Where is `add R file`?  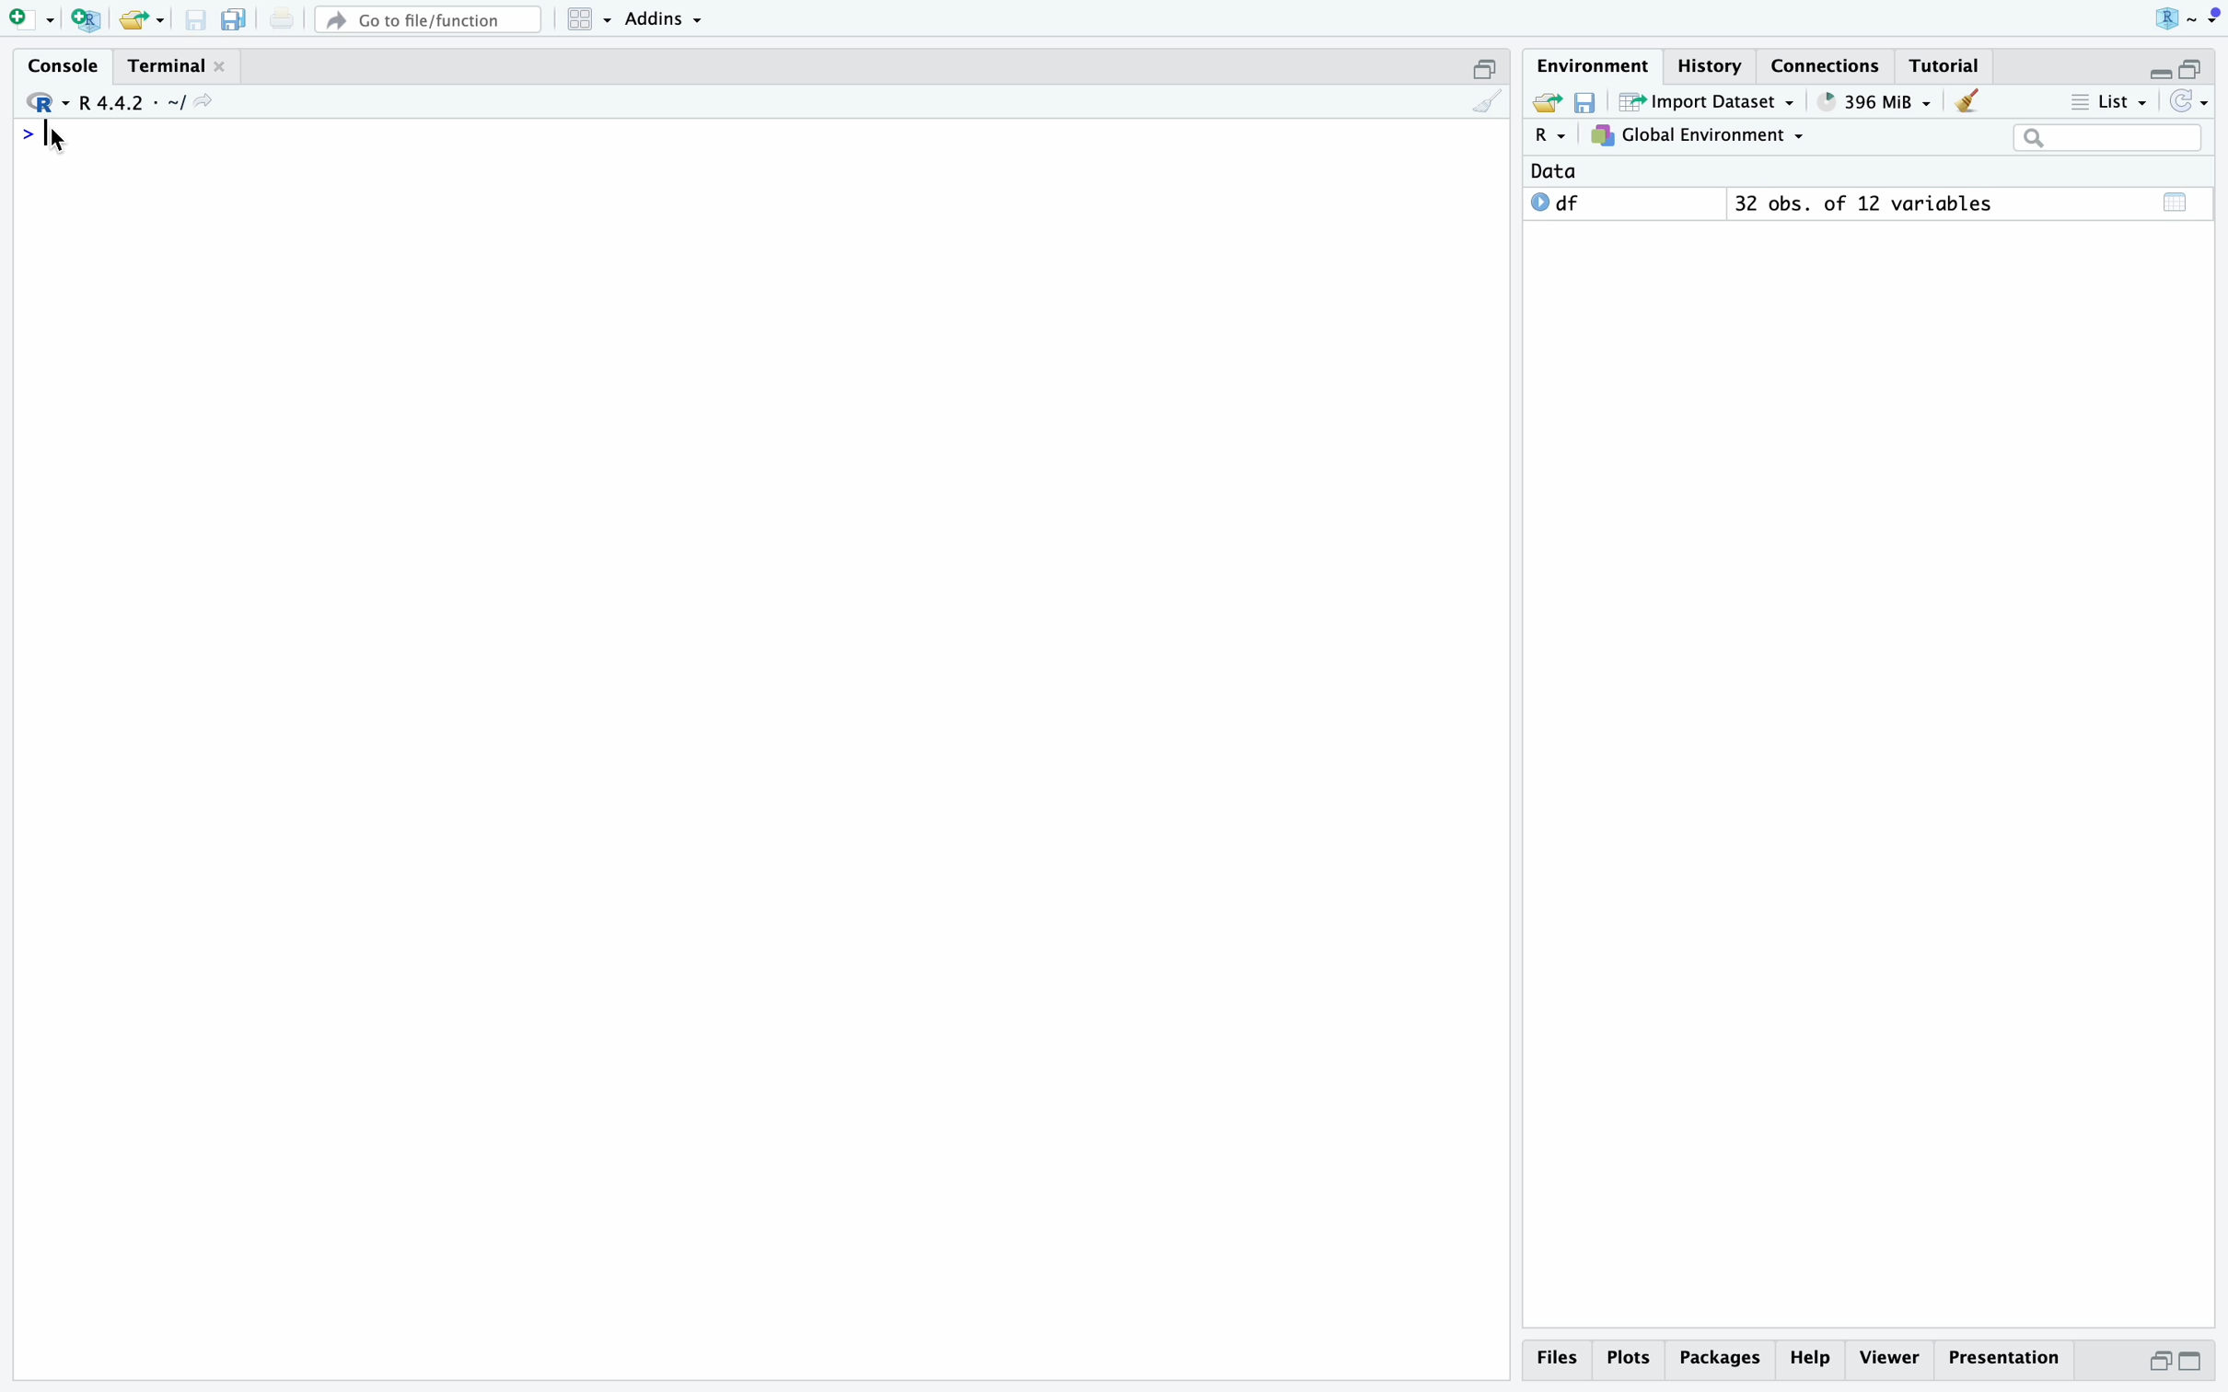
add R file is located at coordinates (87, 19).